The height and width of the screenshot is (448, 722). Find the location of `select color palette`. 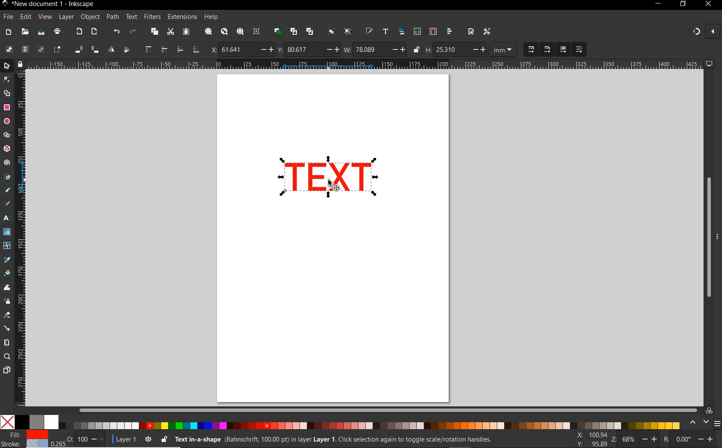

select color palette is located at coordinates (704, 423).